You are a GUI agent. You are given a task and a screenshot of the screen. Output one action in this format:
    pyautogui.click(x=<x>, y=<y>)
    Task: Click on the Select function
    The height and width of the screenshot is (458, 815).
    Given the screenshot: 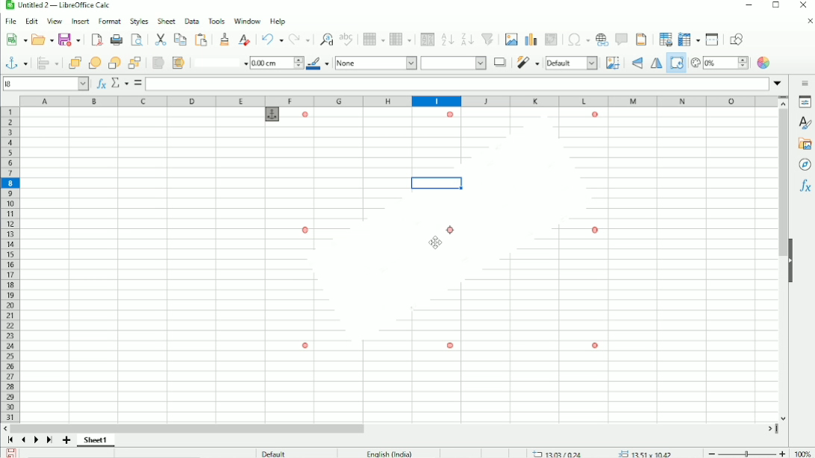 What is the action you would take?
    pyautogui.click(x=119, y=83)
    